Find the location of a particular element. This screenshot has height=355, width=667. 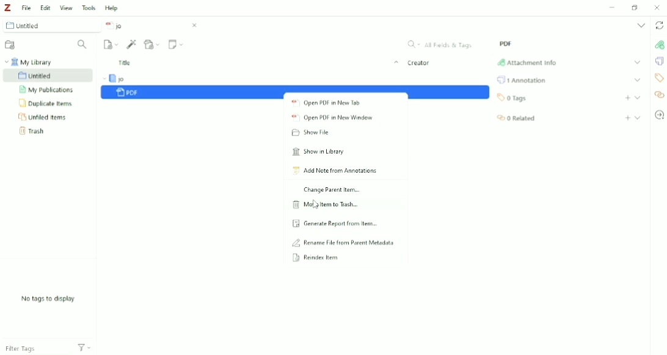

Untitled is located at coordinates (51, 26).